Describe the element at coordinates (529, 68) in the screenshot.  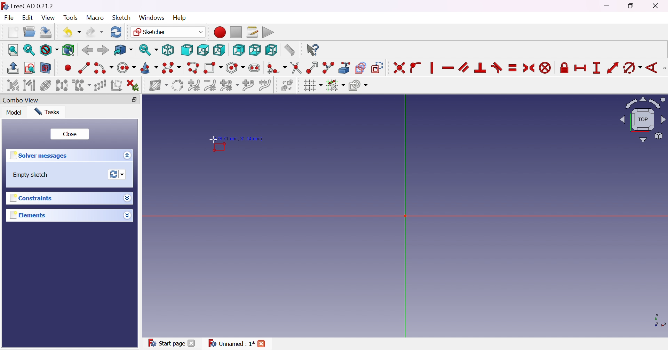
I see `Constrain symmertical` at that location.